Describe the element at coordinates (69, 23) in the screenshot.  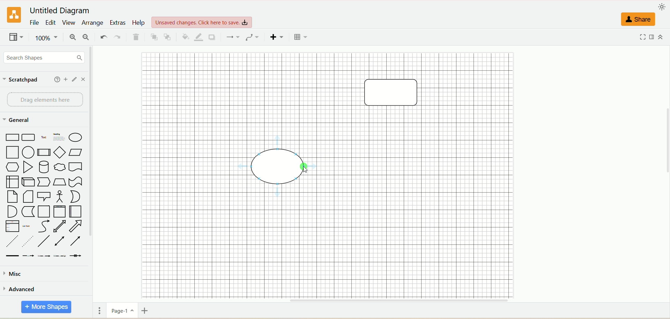
I see `view` at that location.